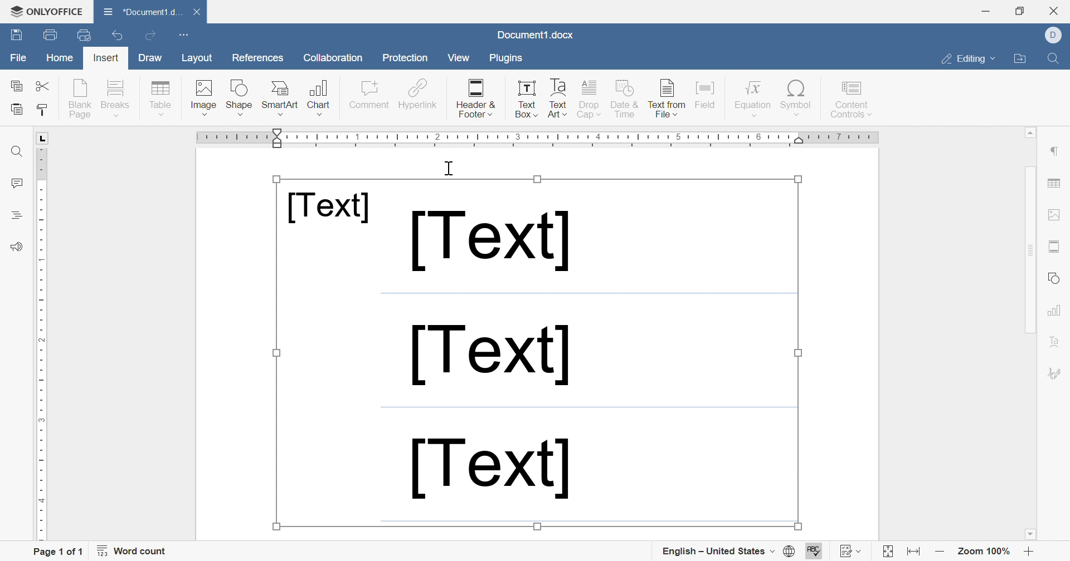 This screenshot has width=1070, height=561. What do you see at coordinates (815, 550) in the screenshot?
I see `Spell checking` at bounding box center [815, 550].